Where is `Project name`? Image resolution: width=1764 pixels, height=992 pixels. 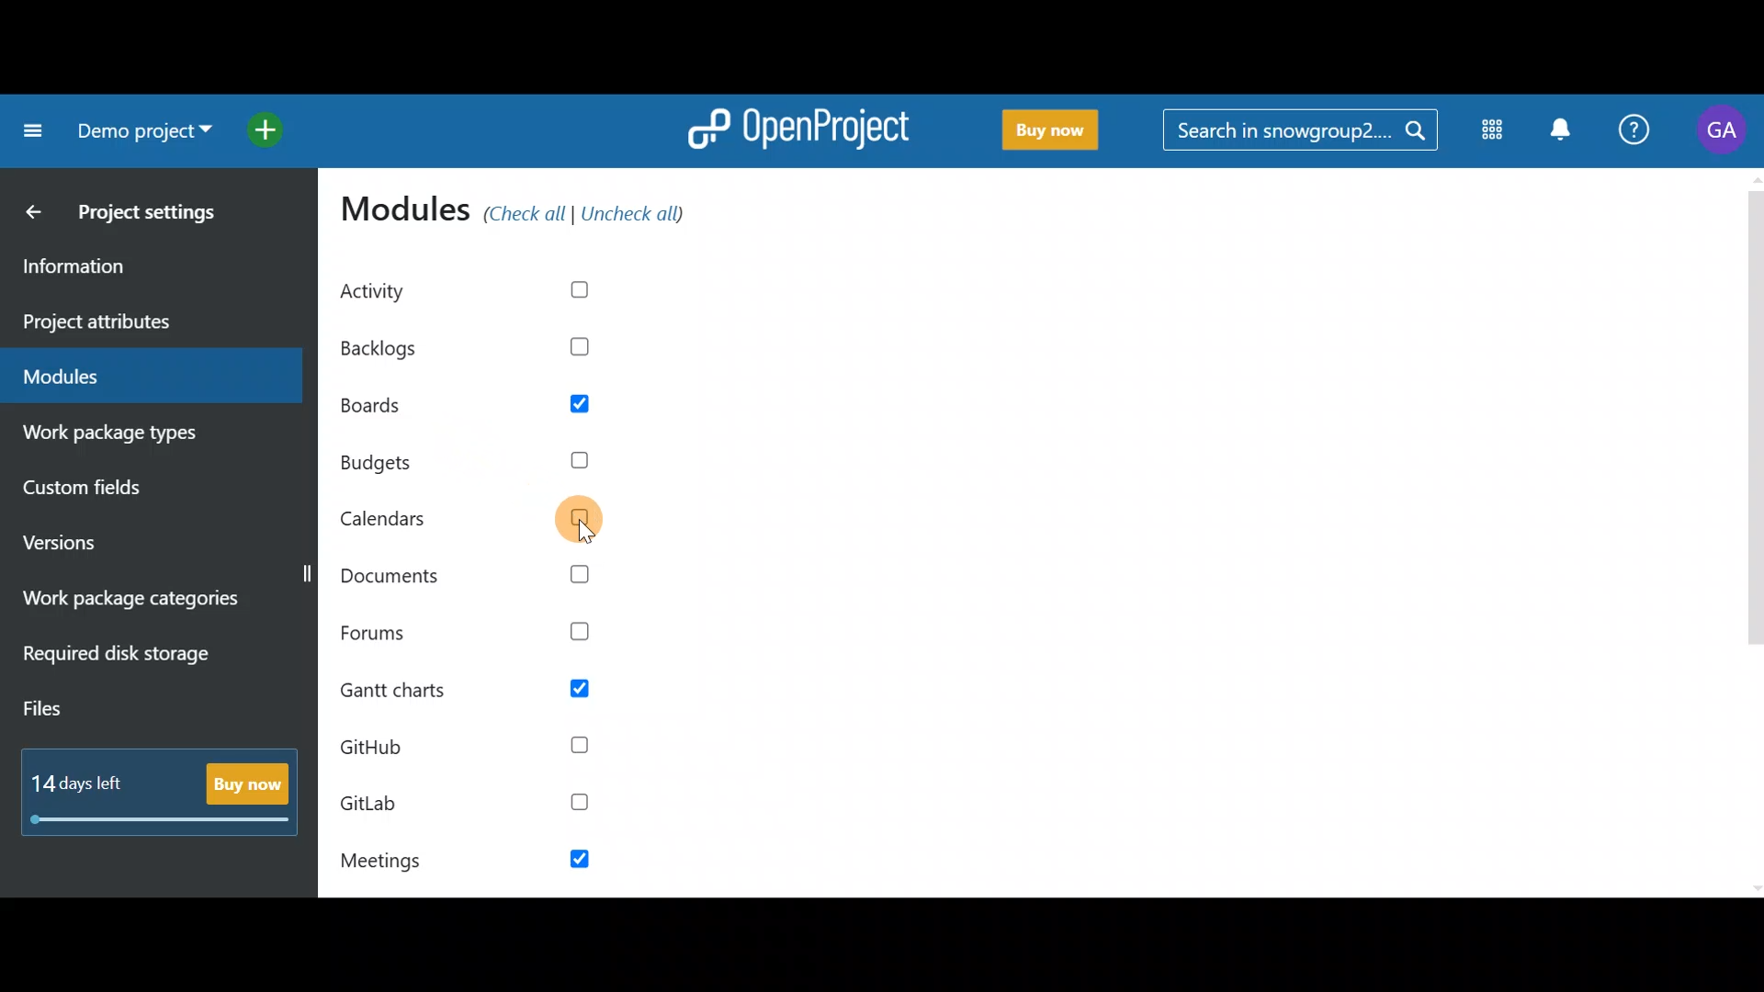
Project name is located at coordinates (140, 130).